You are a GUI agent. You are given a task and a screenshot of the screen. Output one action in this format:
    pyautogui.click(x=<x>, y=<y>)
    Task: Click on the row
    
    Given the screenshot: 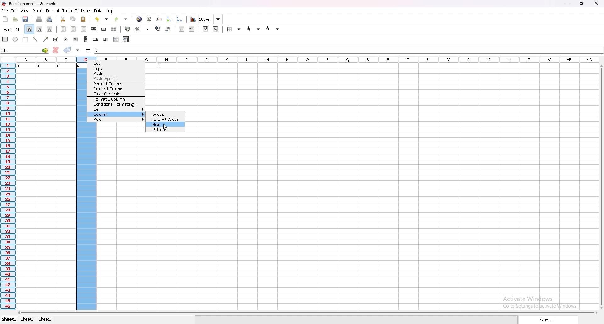 What is the action you would take?
    pyautogui.click(x=115, y=120)
    